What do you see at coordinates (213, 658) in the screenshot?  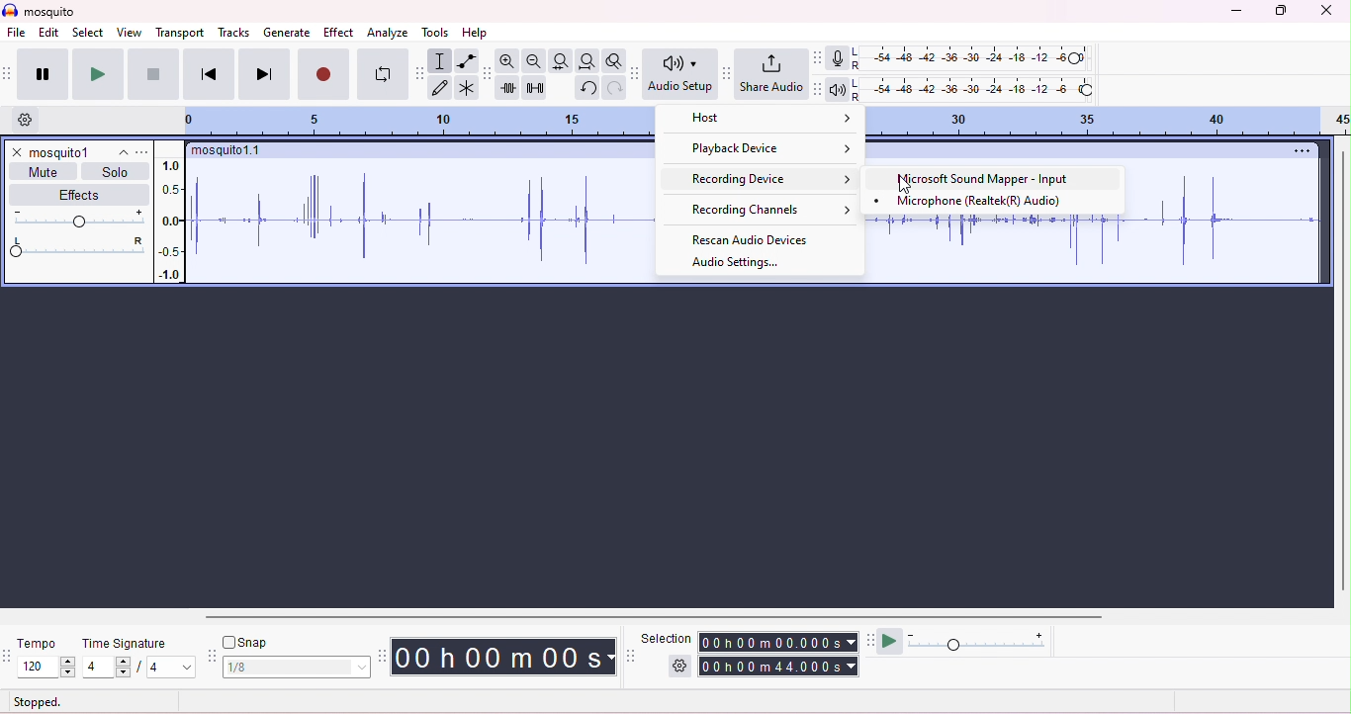 I see `snap tool bar` at bounding box center [213, 658].